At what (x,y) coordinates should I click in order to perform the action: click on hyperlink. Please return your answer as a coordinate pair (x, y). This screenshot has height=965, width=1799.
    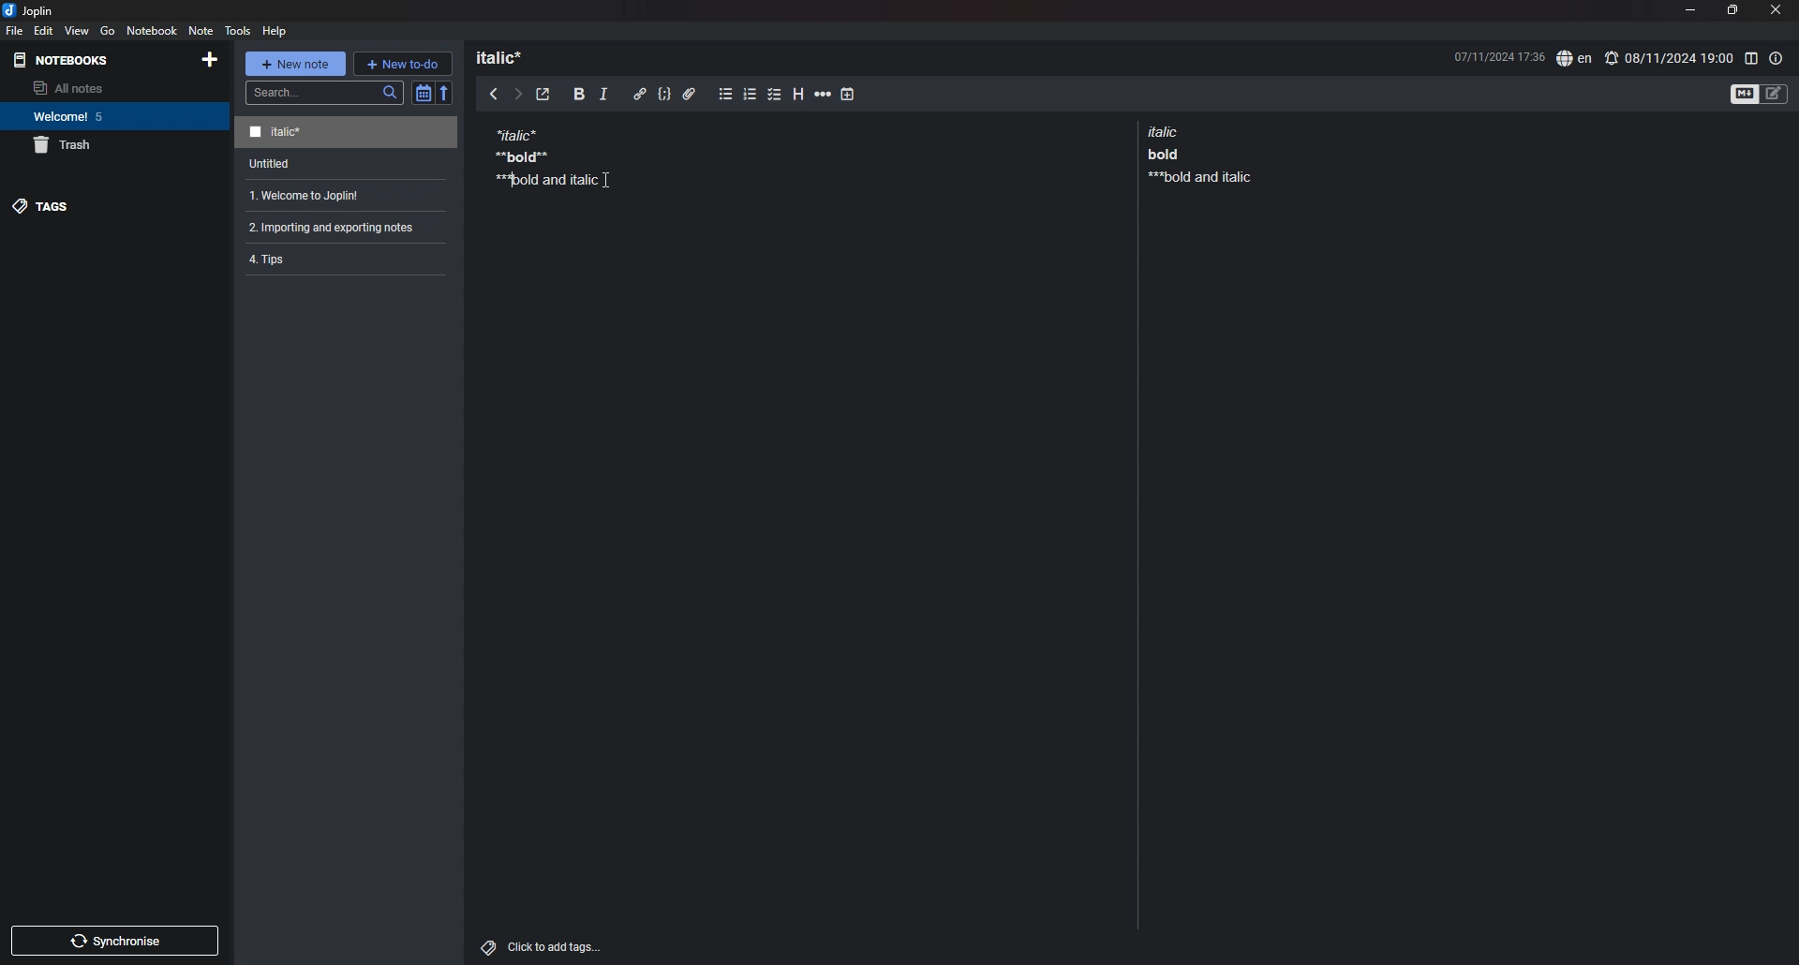
    Looking at the image, I should click on (640, 94).